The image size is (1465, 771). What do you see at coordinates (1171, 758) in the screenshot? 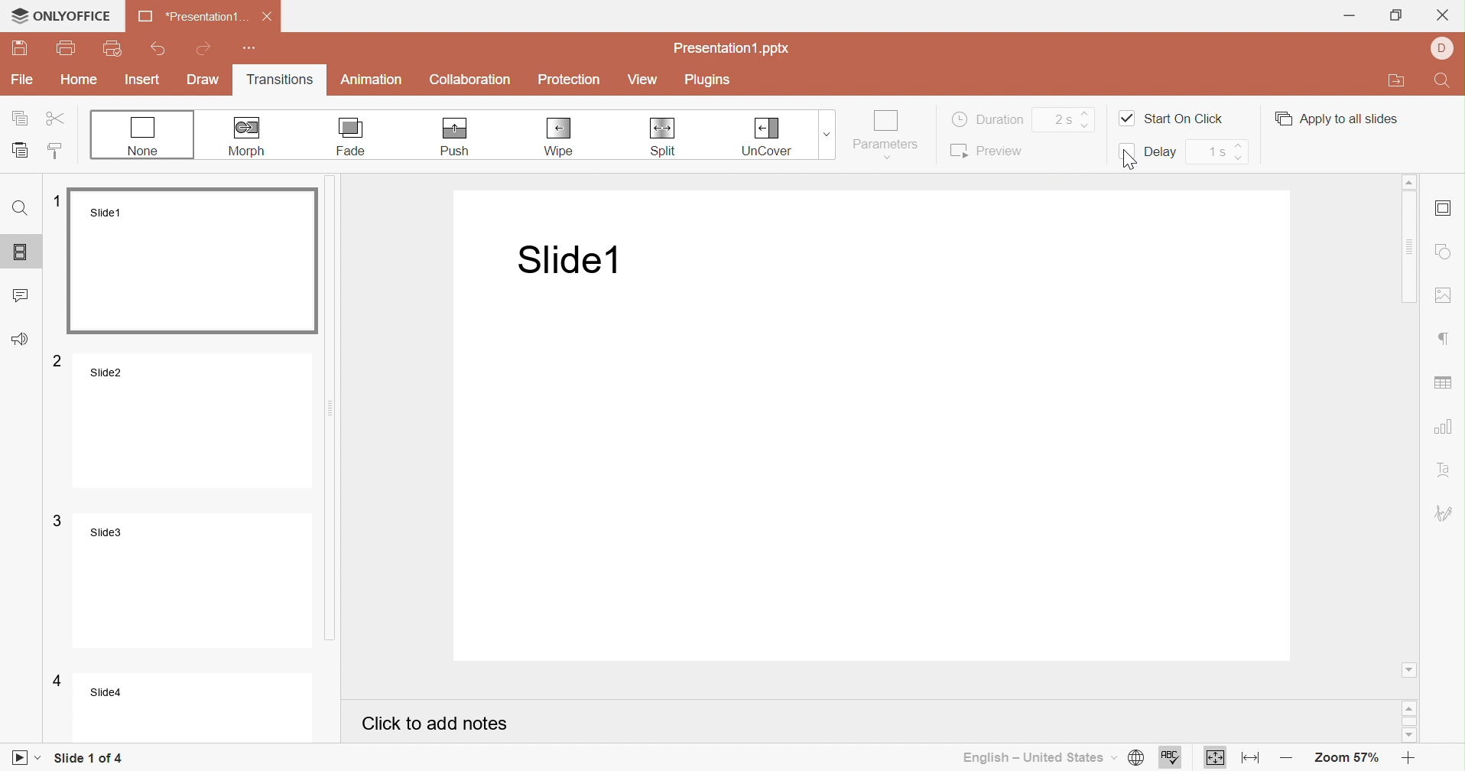
I see `Spell checking` at bounding box center [1171, 758].